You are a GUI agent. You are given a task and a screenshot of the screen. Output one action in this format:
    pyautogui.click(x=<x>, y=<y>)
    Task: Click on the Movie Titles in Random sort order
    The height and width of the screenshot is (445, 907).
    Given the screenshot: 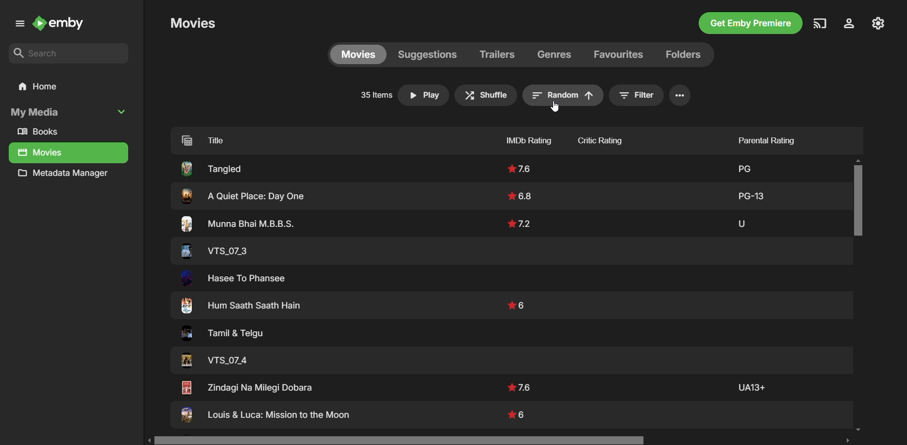 What is the action you would take?
    pyautogui.click(x=314, y=139)
    